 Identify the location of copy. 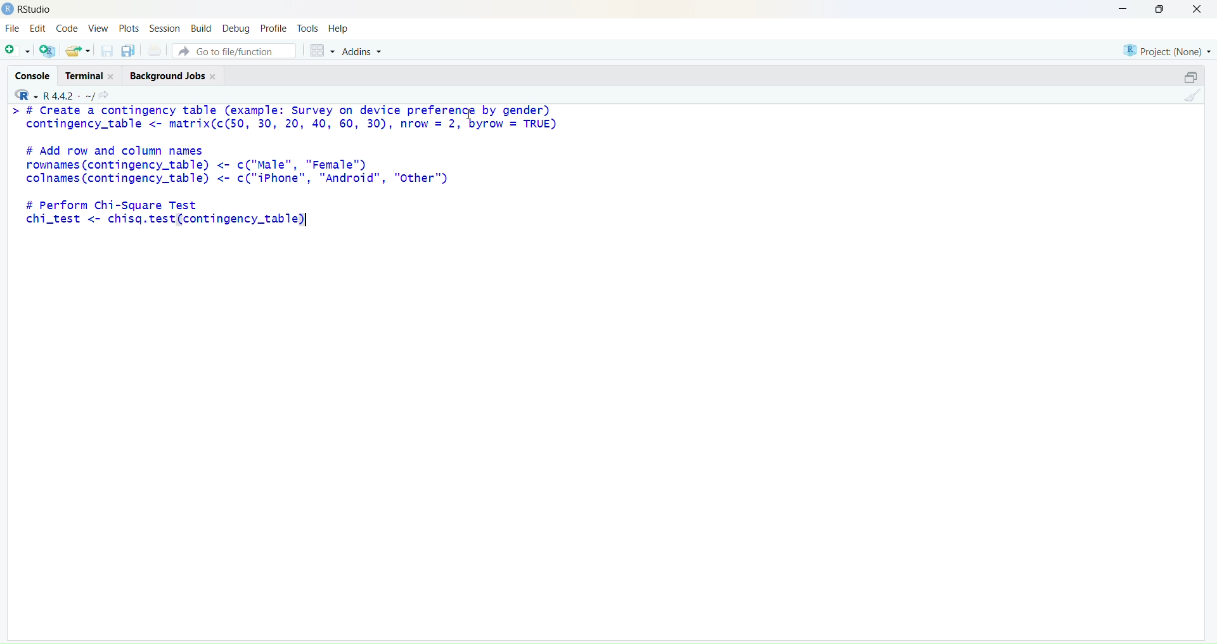
(128, 50).